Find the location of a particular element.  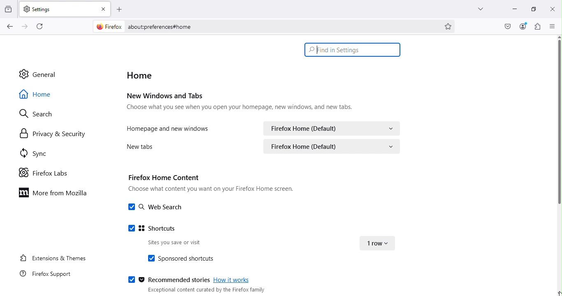

More from mozilla is located at coordinates (56, 195).